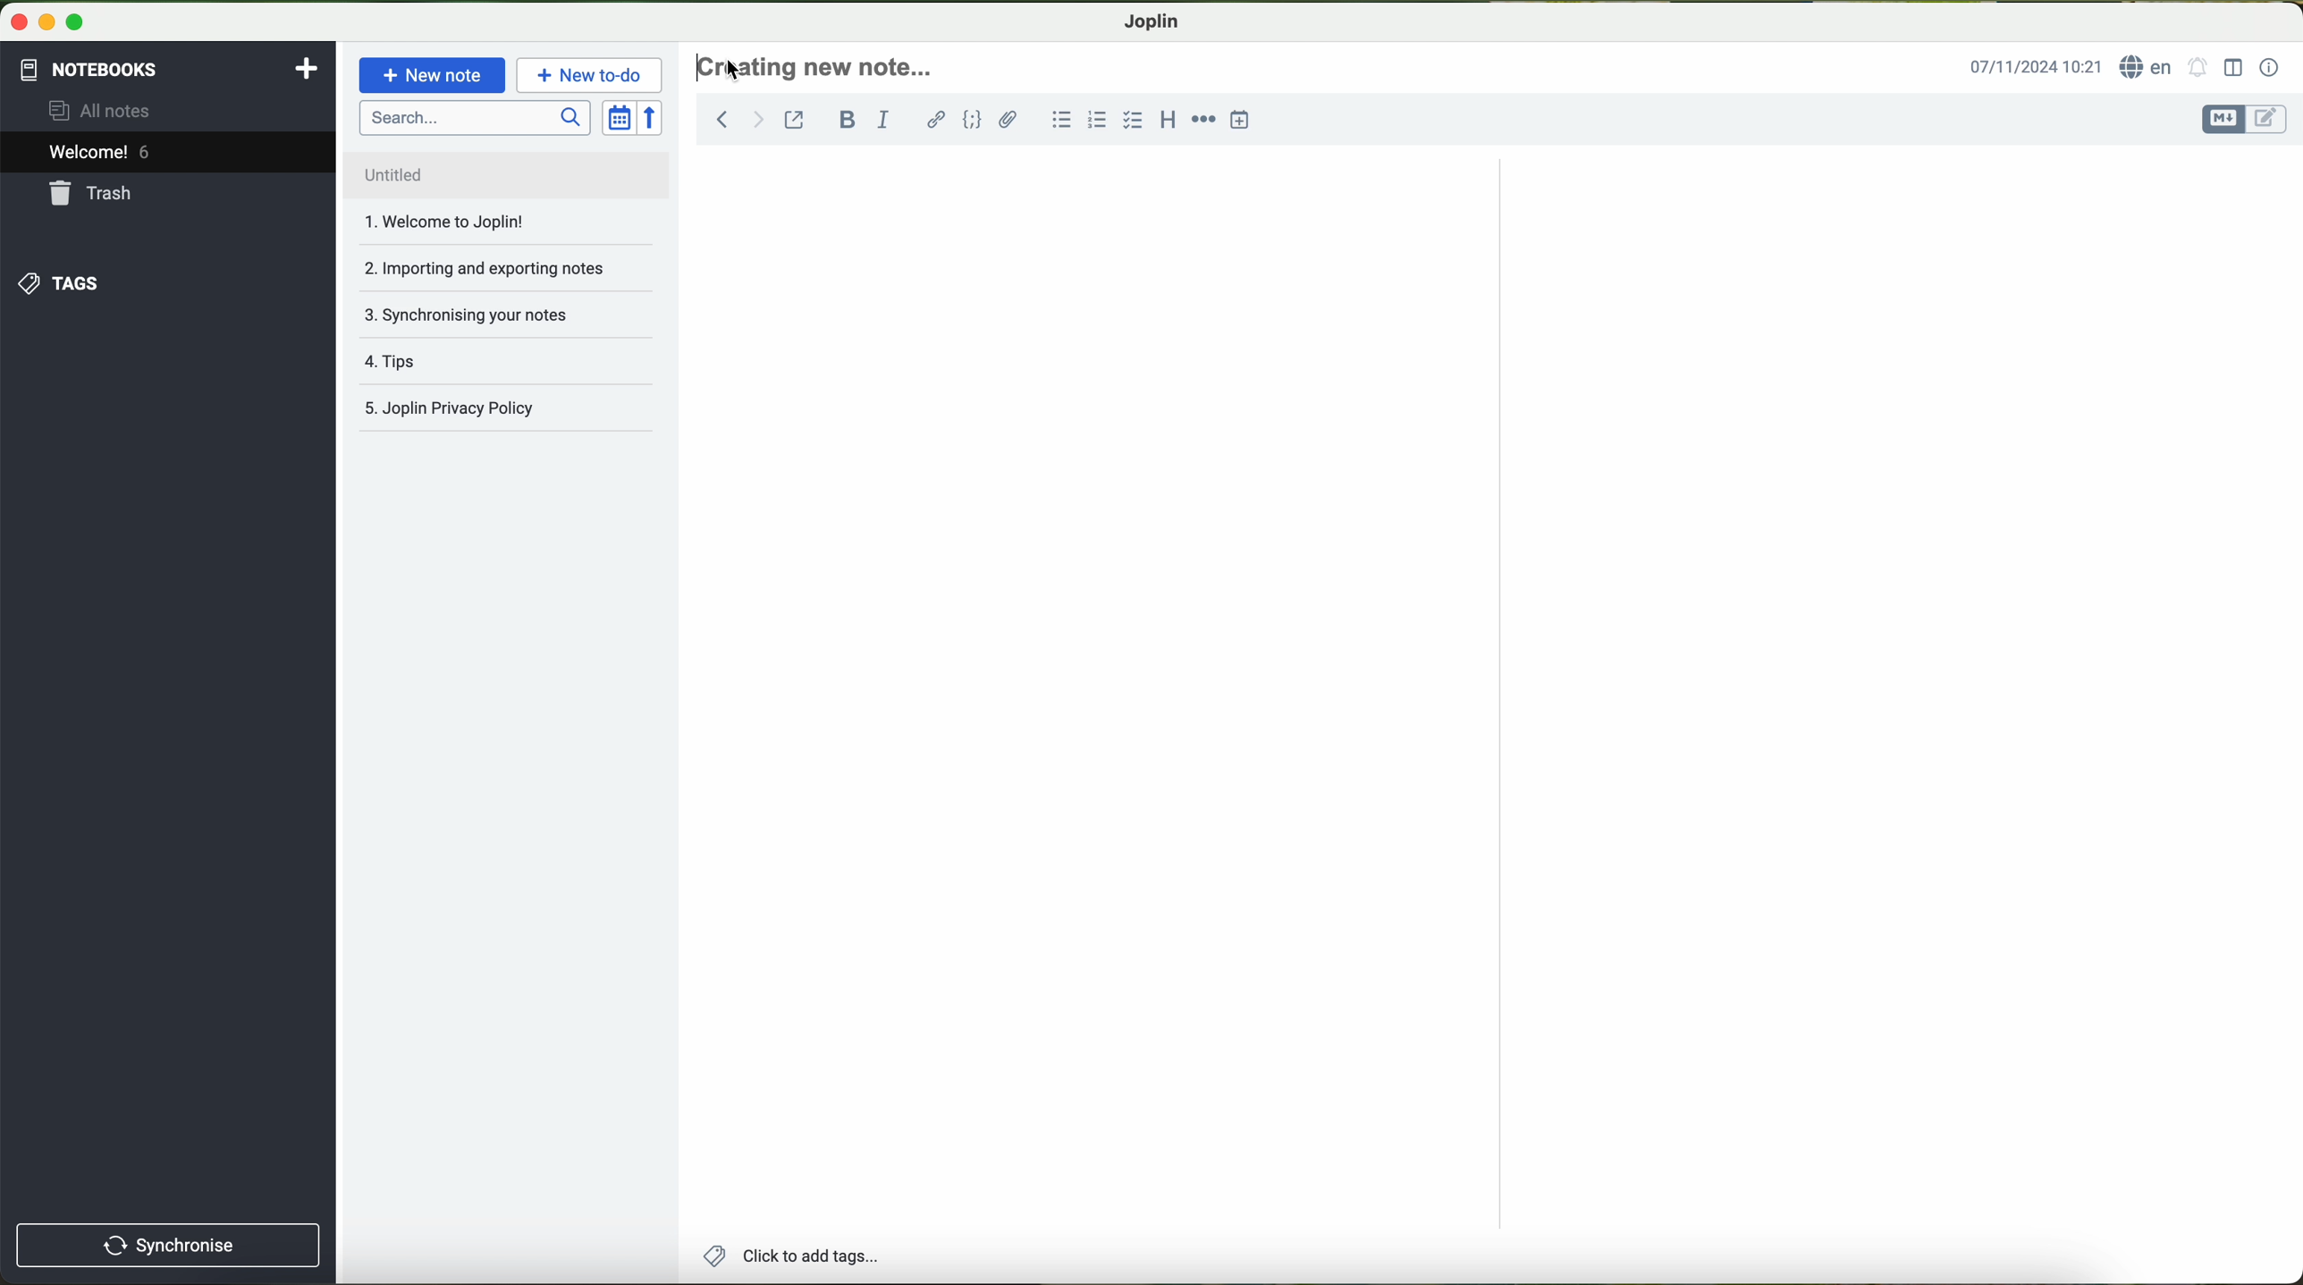 This screenshot has height=1285, width=2303. What do you see at coordinates (758, 119) in the screenshot?
I see `forward` at bounding box center [758, 119].